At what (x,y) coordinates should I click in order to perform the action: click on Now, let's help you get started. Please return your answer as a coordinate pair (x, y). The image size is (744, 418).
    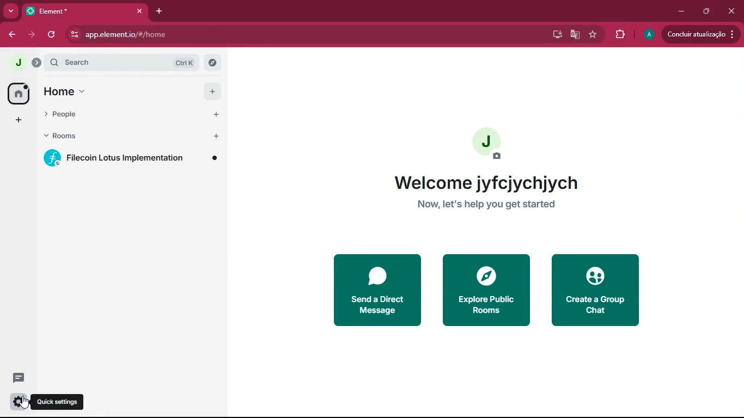
    Looking at the image, I should click on (486, 206).